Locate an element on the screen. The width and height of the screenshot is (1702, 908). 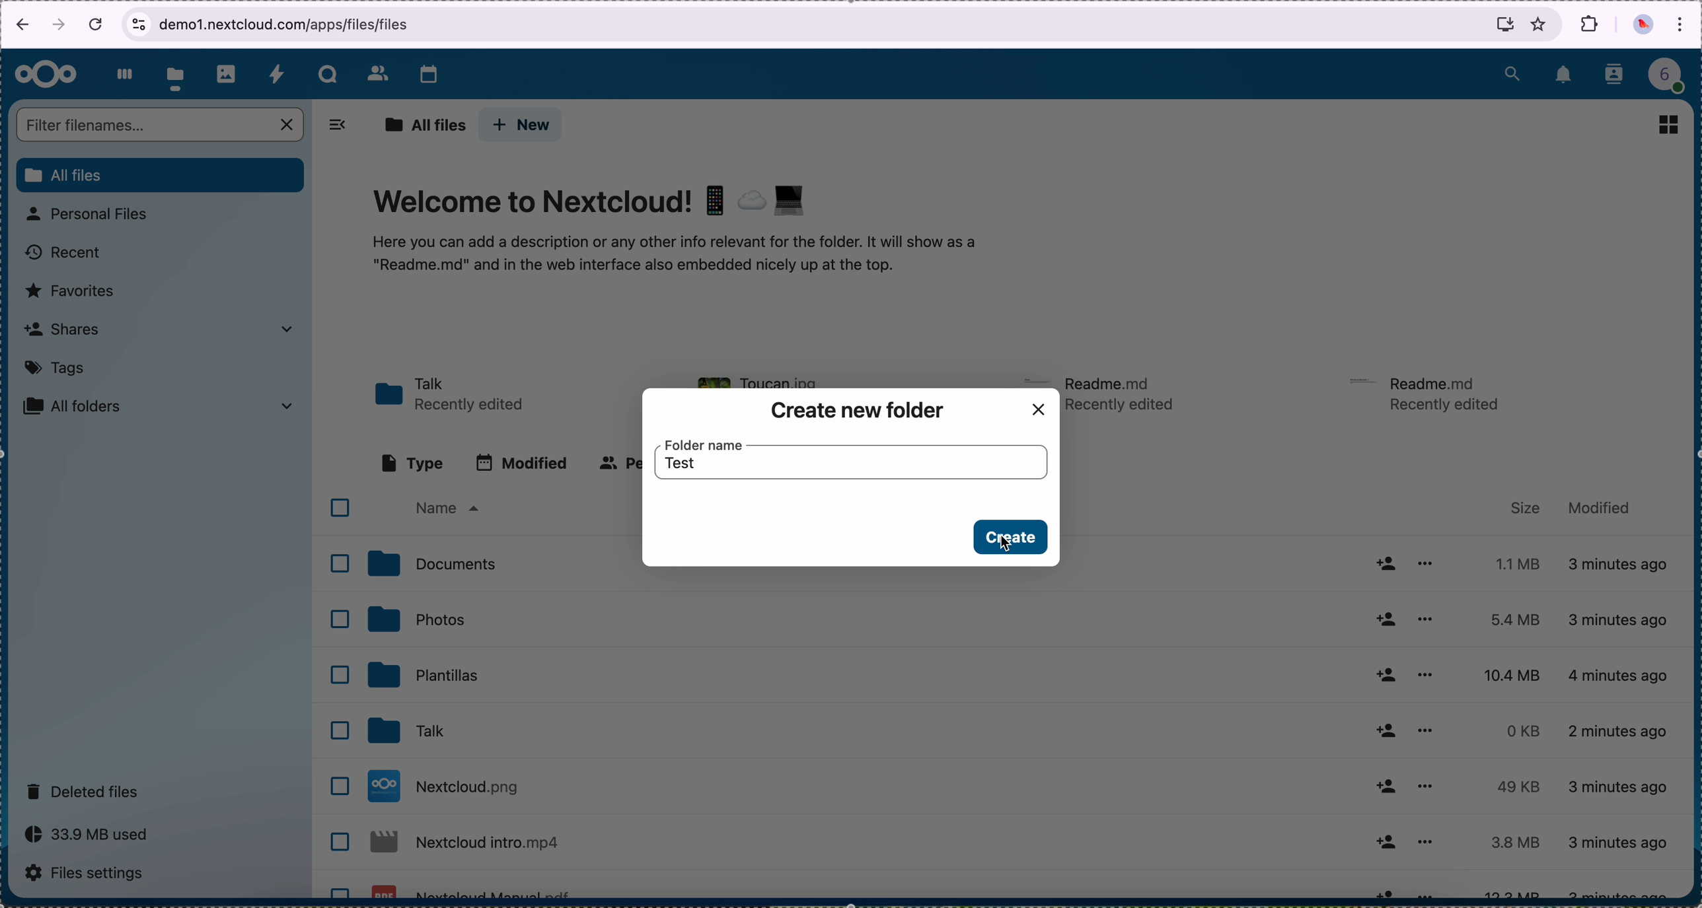
people is located at coordinates (617, 463).